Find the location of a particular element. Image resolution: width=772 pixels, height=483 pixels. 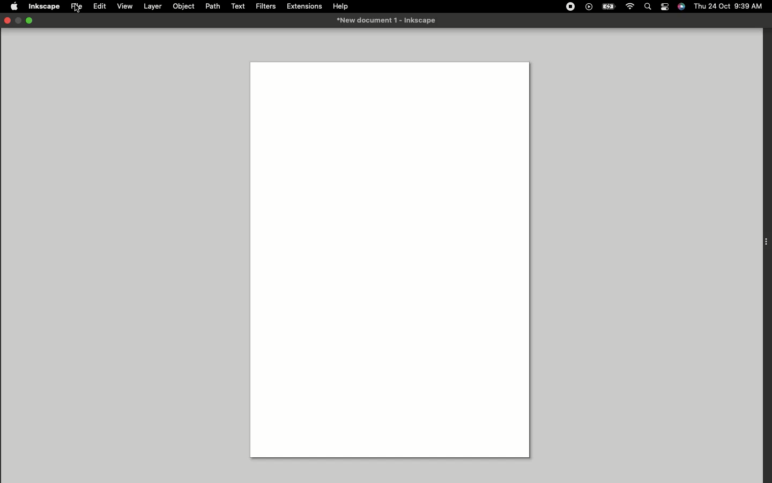

Expand is located at coordinates (31, 20).